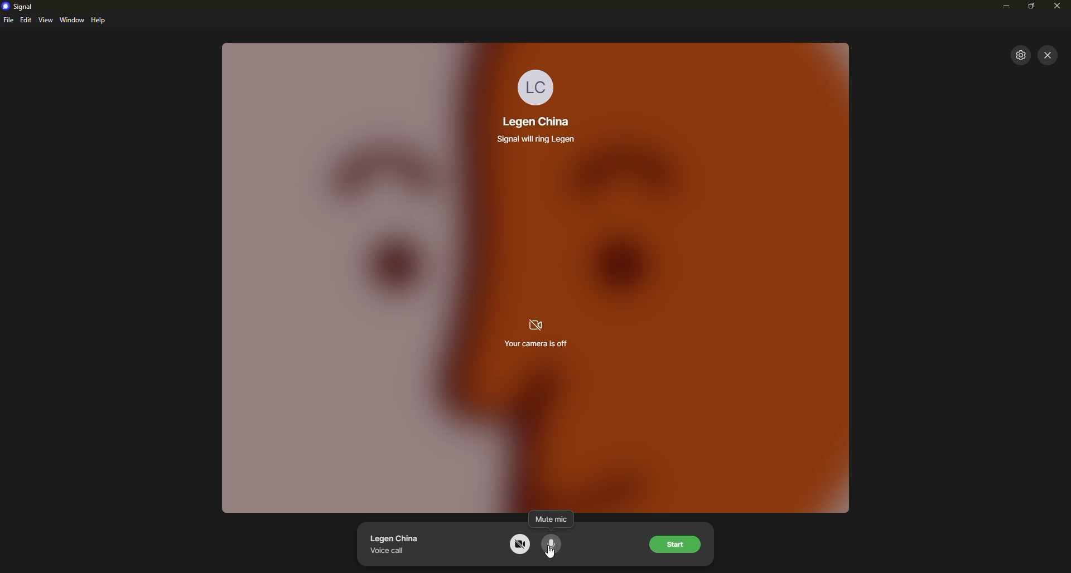 This screenshot has width=1071, height=573. Describe the element at coordinates (1021, 55) in the screenshot. I see `settings` at that location.